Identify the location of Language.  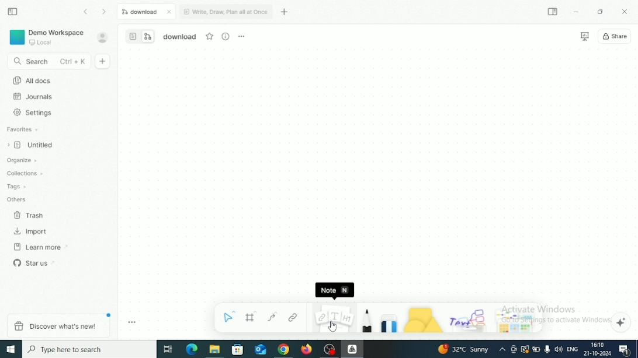
(573, 348).